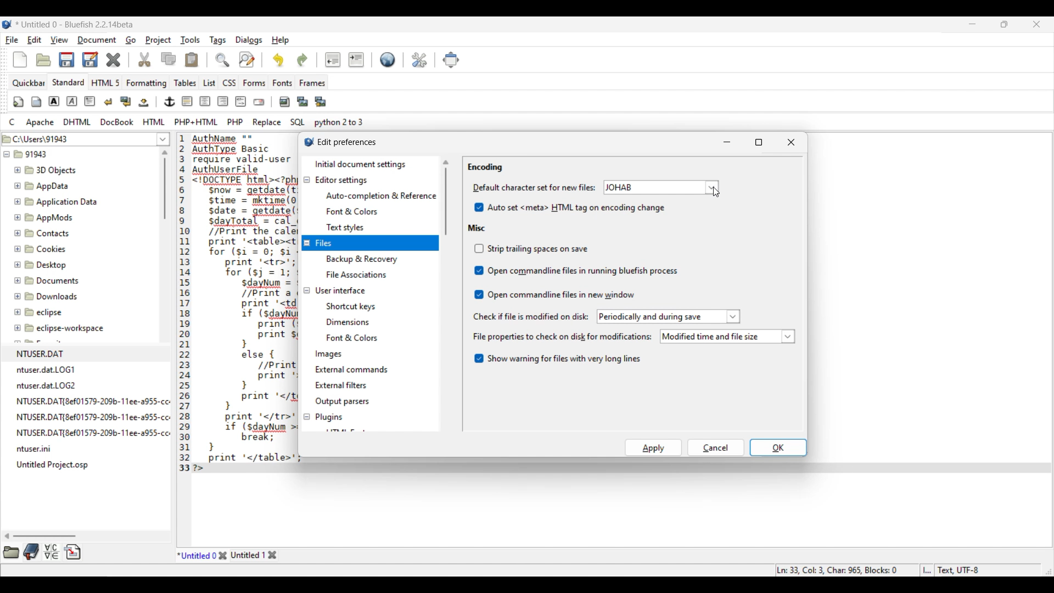 The width and height of the screenshot is (1054, 593). What do you see at coordinates (105, 82) in the screenshot?
I see `HTML 5` at bounding box center [105, 82].